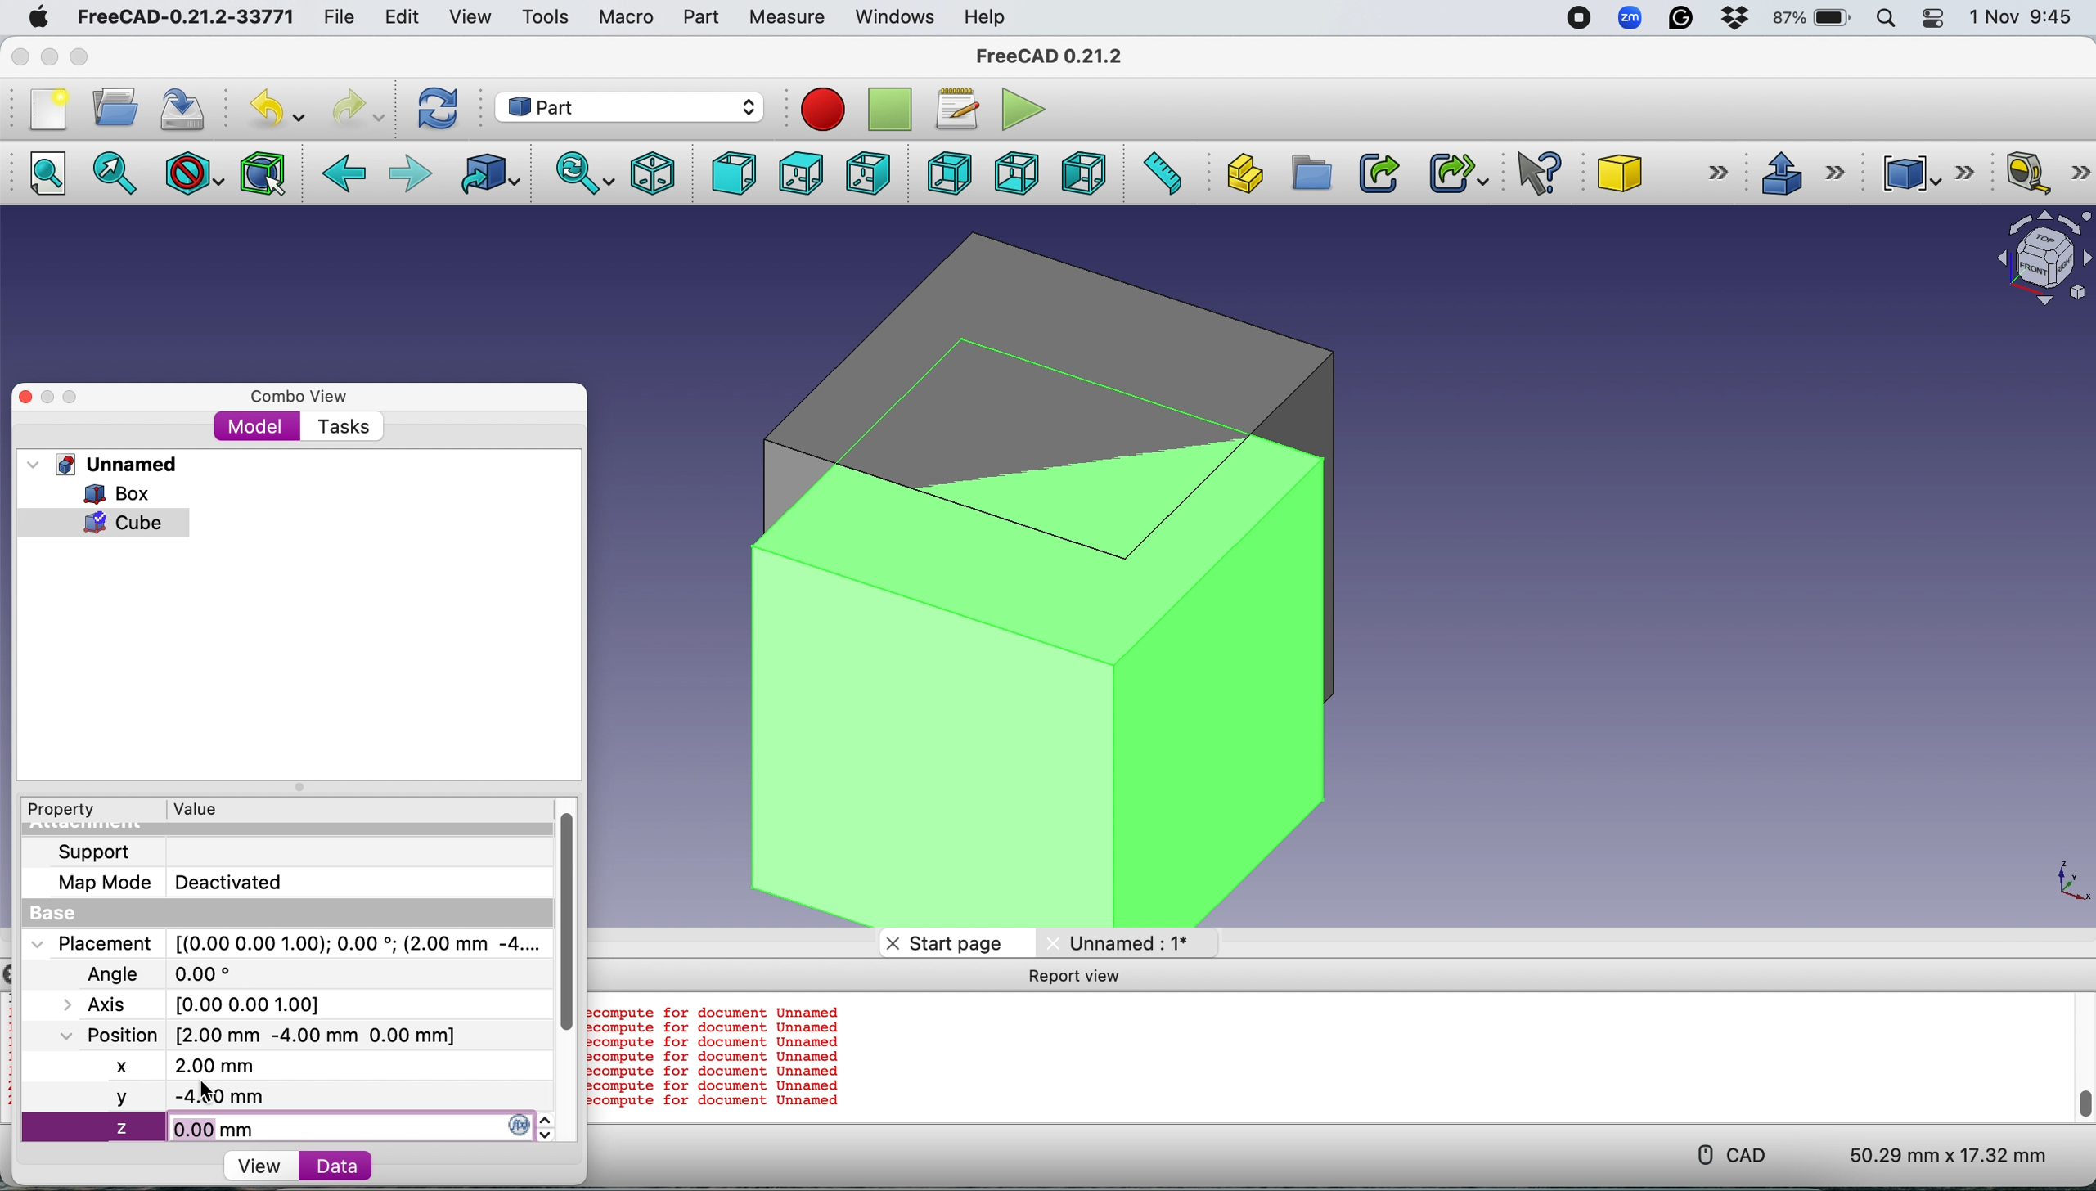  Describe the element at coordinates (265, 172) in the screenshot. I see `Bounding box` at that location.